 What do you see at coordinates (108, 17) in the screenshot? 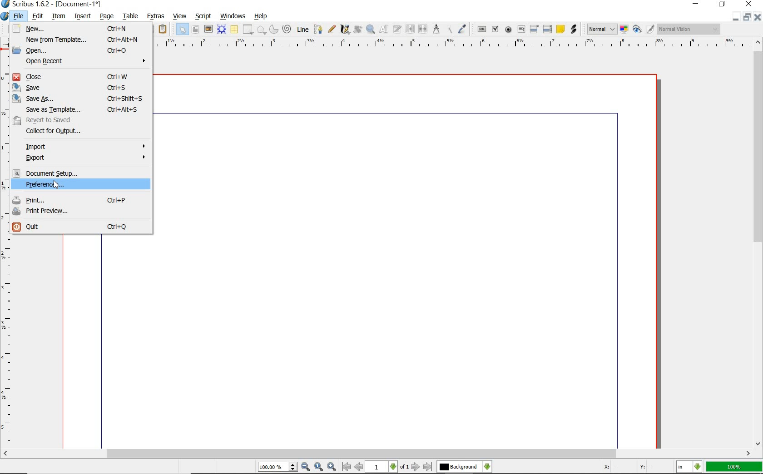
I see `page` at bounding box center [108, 17].